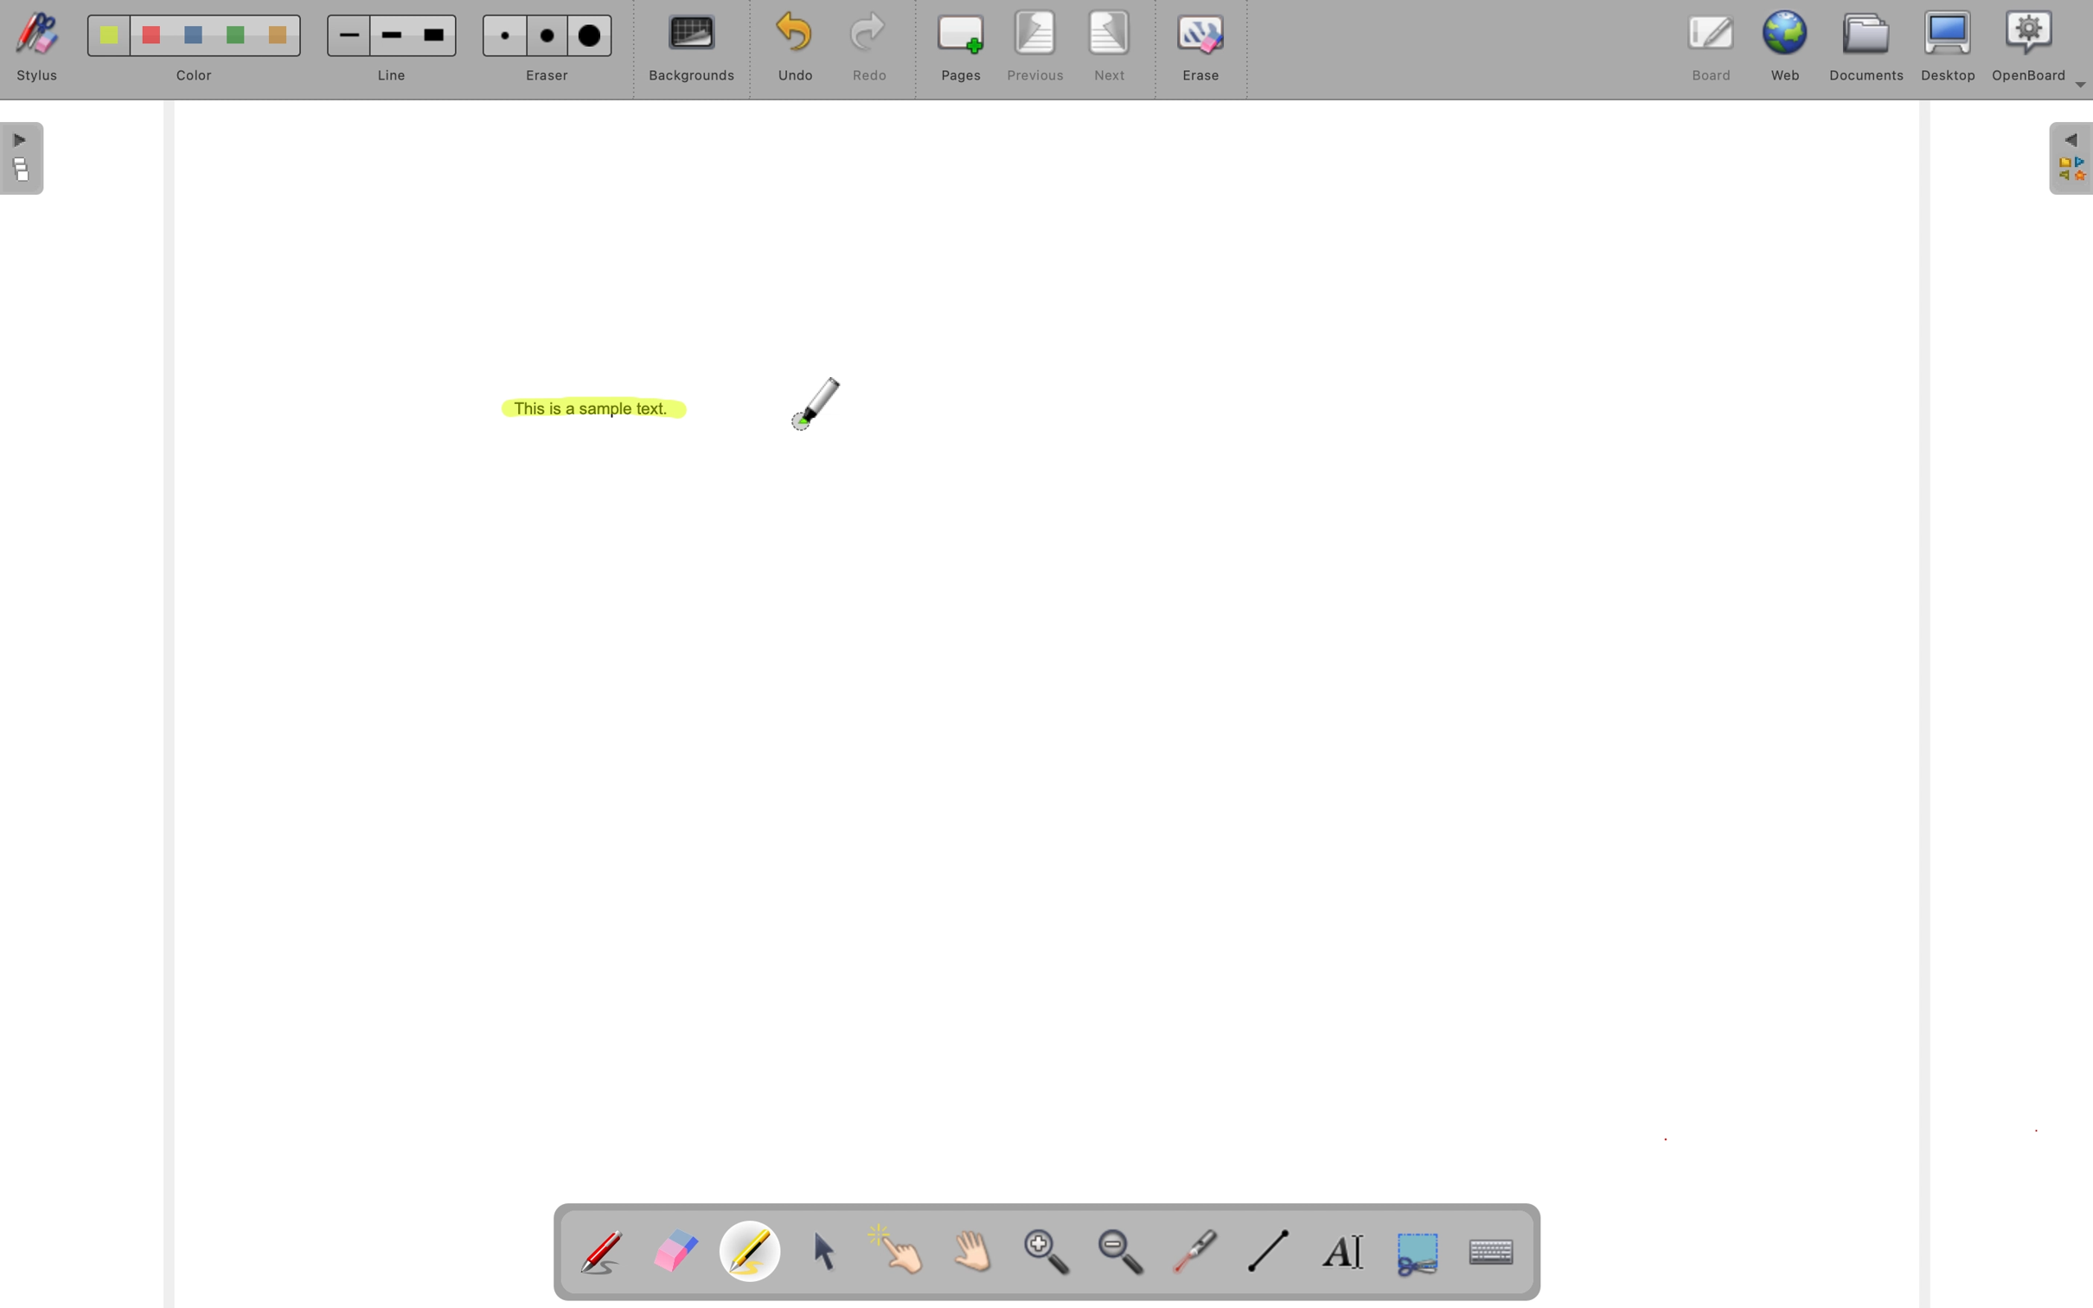 Image resolution: width=2093 pixels, height=1308 pixels. What do you see at coordinates (1035, 47) in the screenshot?
I see `previous` at bounding box center [1035, 47].